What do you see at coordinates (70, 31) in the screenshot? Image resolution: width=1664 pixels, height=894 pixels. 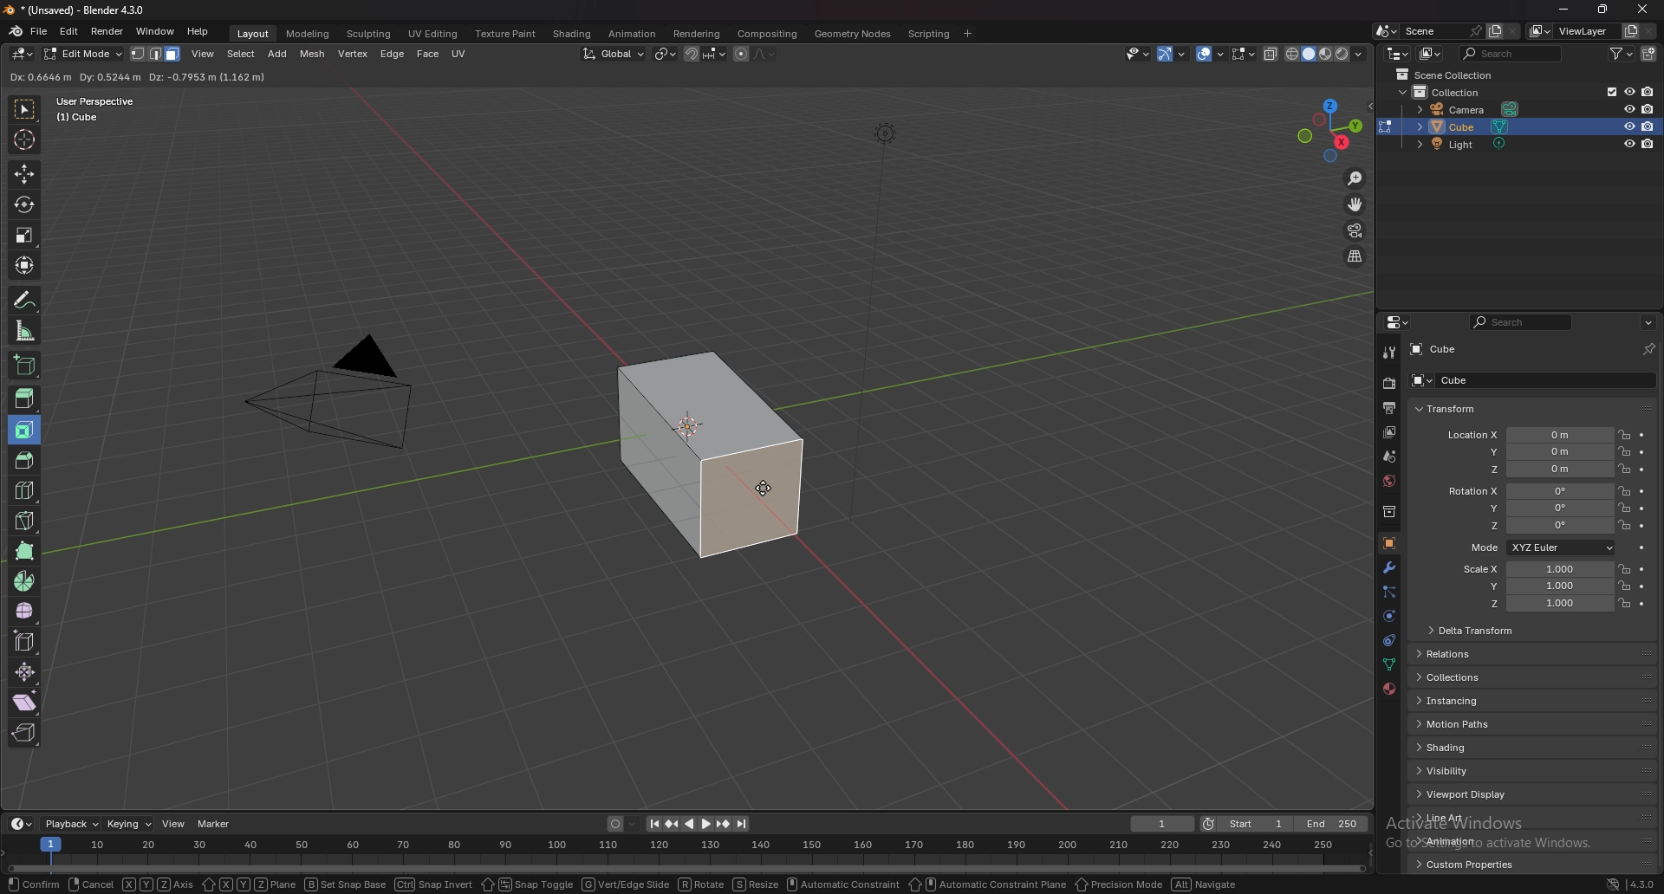 I see `edit` at bounding box center [70, 31].